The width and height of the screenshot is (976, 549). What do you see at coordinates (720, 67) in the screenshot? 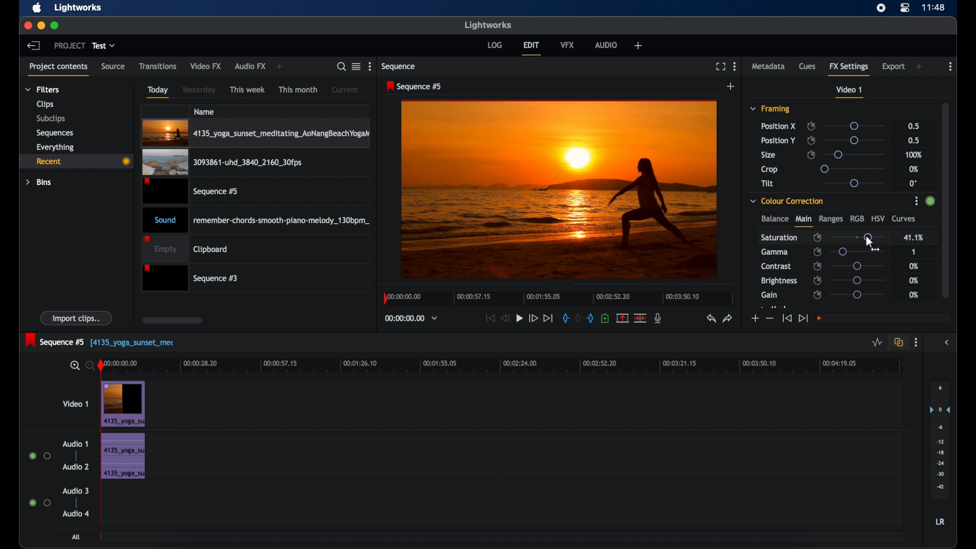
I see `full screen` at bounding box center [720, 67].